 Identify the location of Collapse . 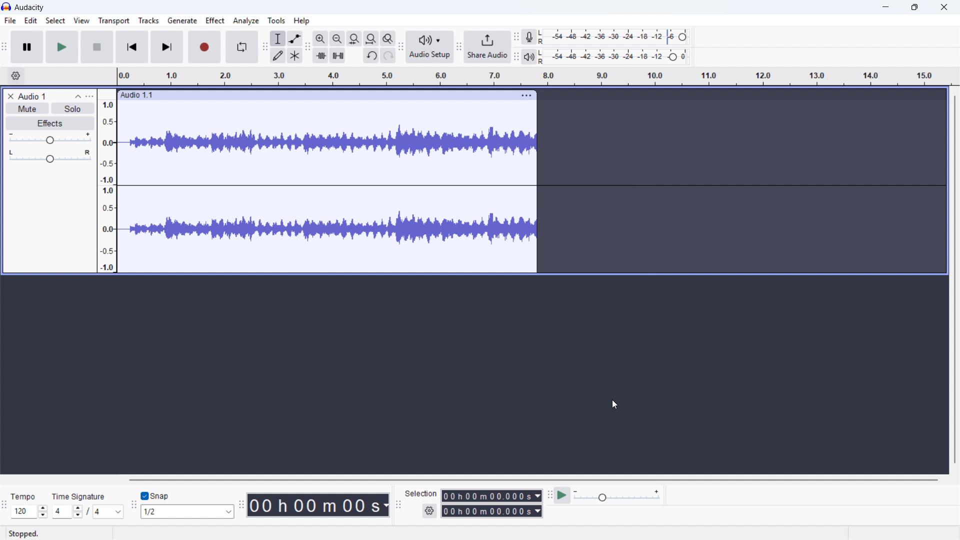
(78, 96).